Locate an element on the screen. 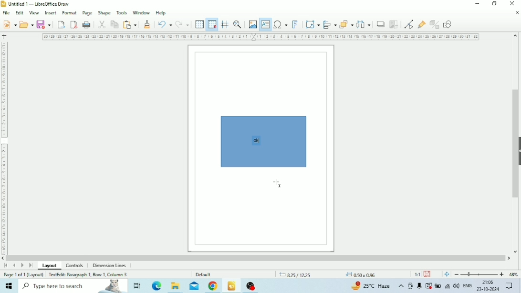  Microsoft Edge is located at coordinates (156, 286).